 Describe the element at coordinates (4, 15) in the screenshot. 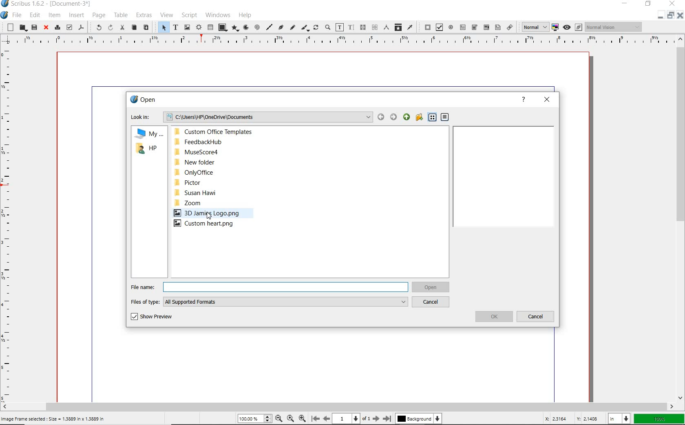

I see `SYSTEM ICON` at that location.